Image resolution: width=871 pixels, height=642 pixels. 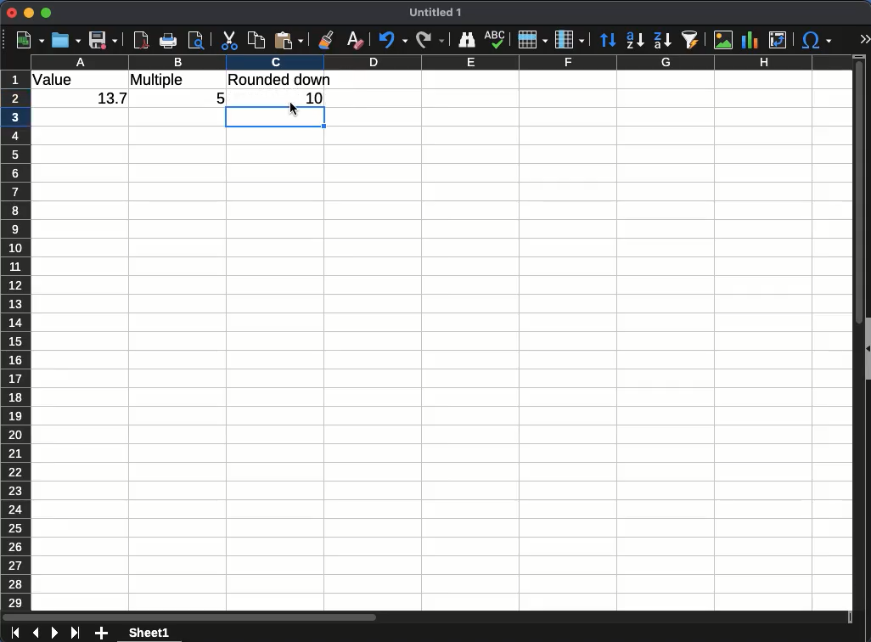 I want to click on open, so click(x=66, y=40).